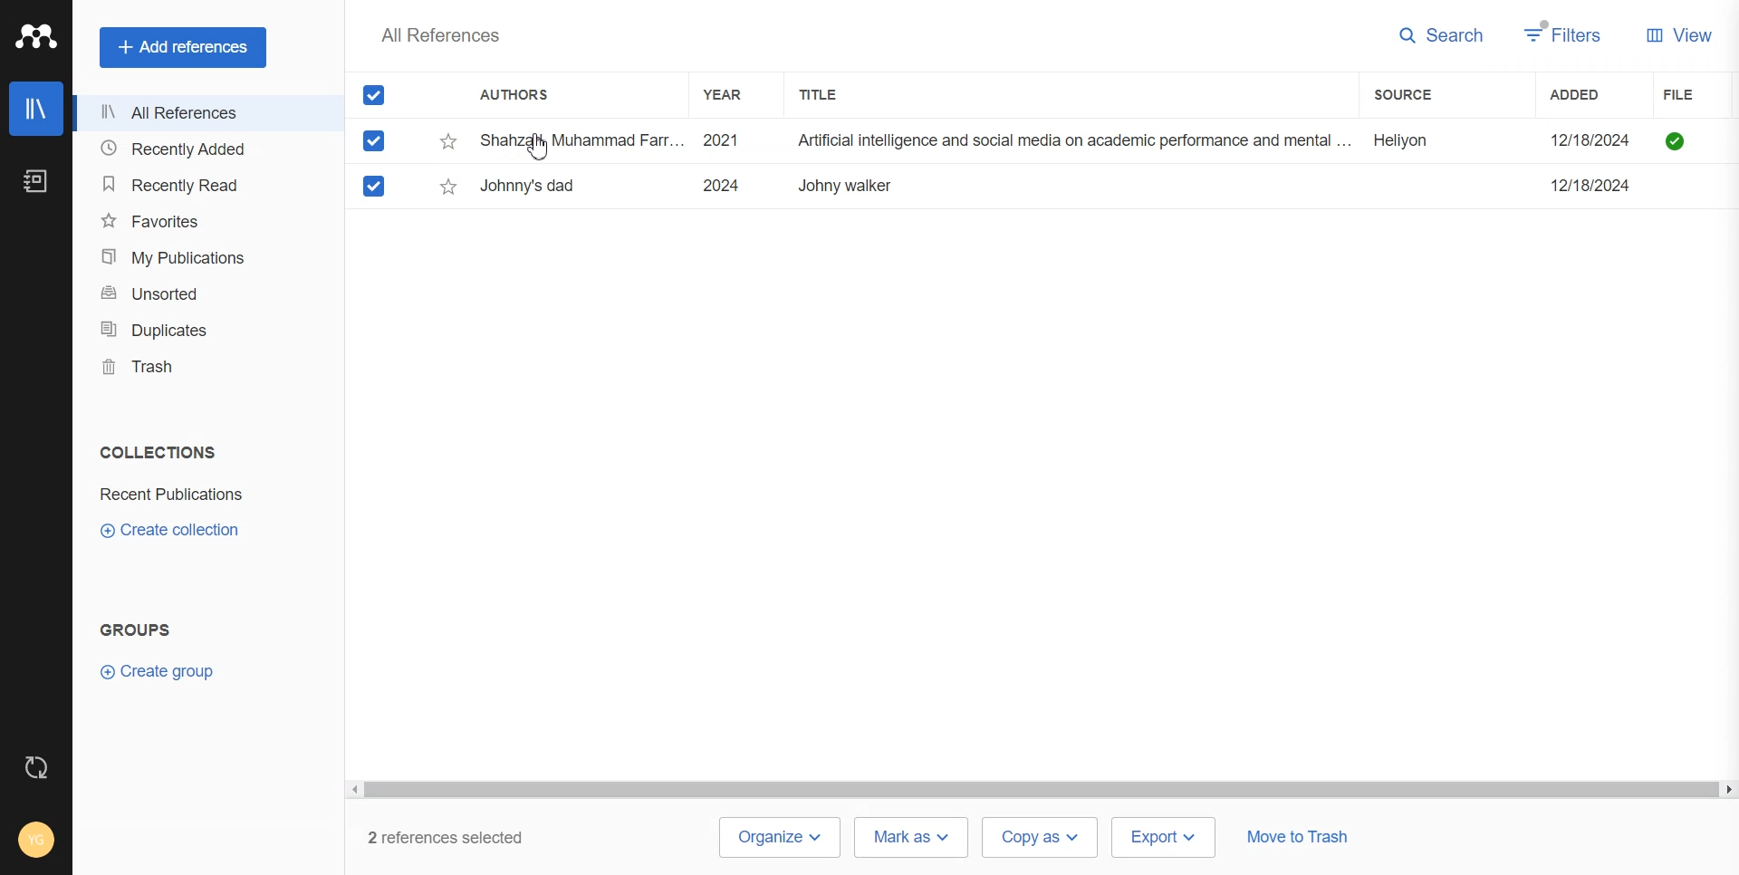 This screenshot has width=1739, height=875. What do you see at coordinates (37, 767) in the screenshot?
I see `Auto Sync` at bounding box center [37, 767].